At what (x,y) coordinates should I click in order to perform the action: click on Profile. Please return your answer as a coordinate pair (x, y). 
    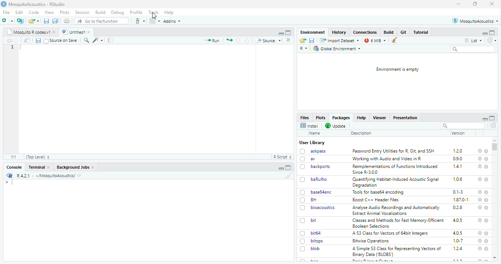
    Looking at the image, I should click on (137, 12).